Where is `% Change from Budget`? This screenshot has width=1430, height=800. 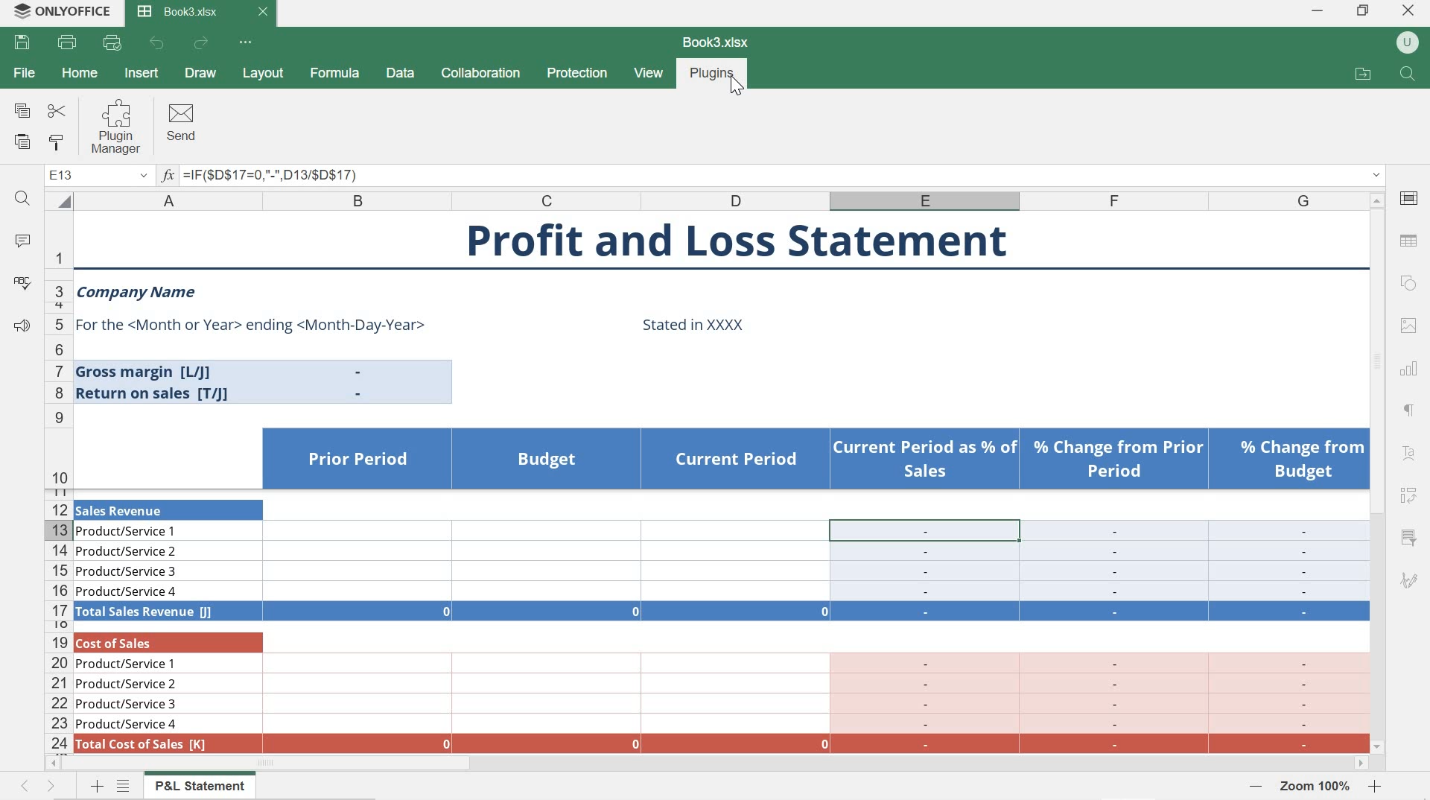
% Change from Budget is located at coordinates (1303, 461).